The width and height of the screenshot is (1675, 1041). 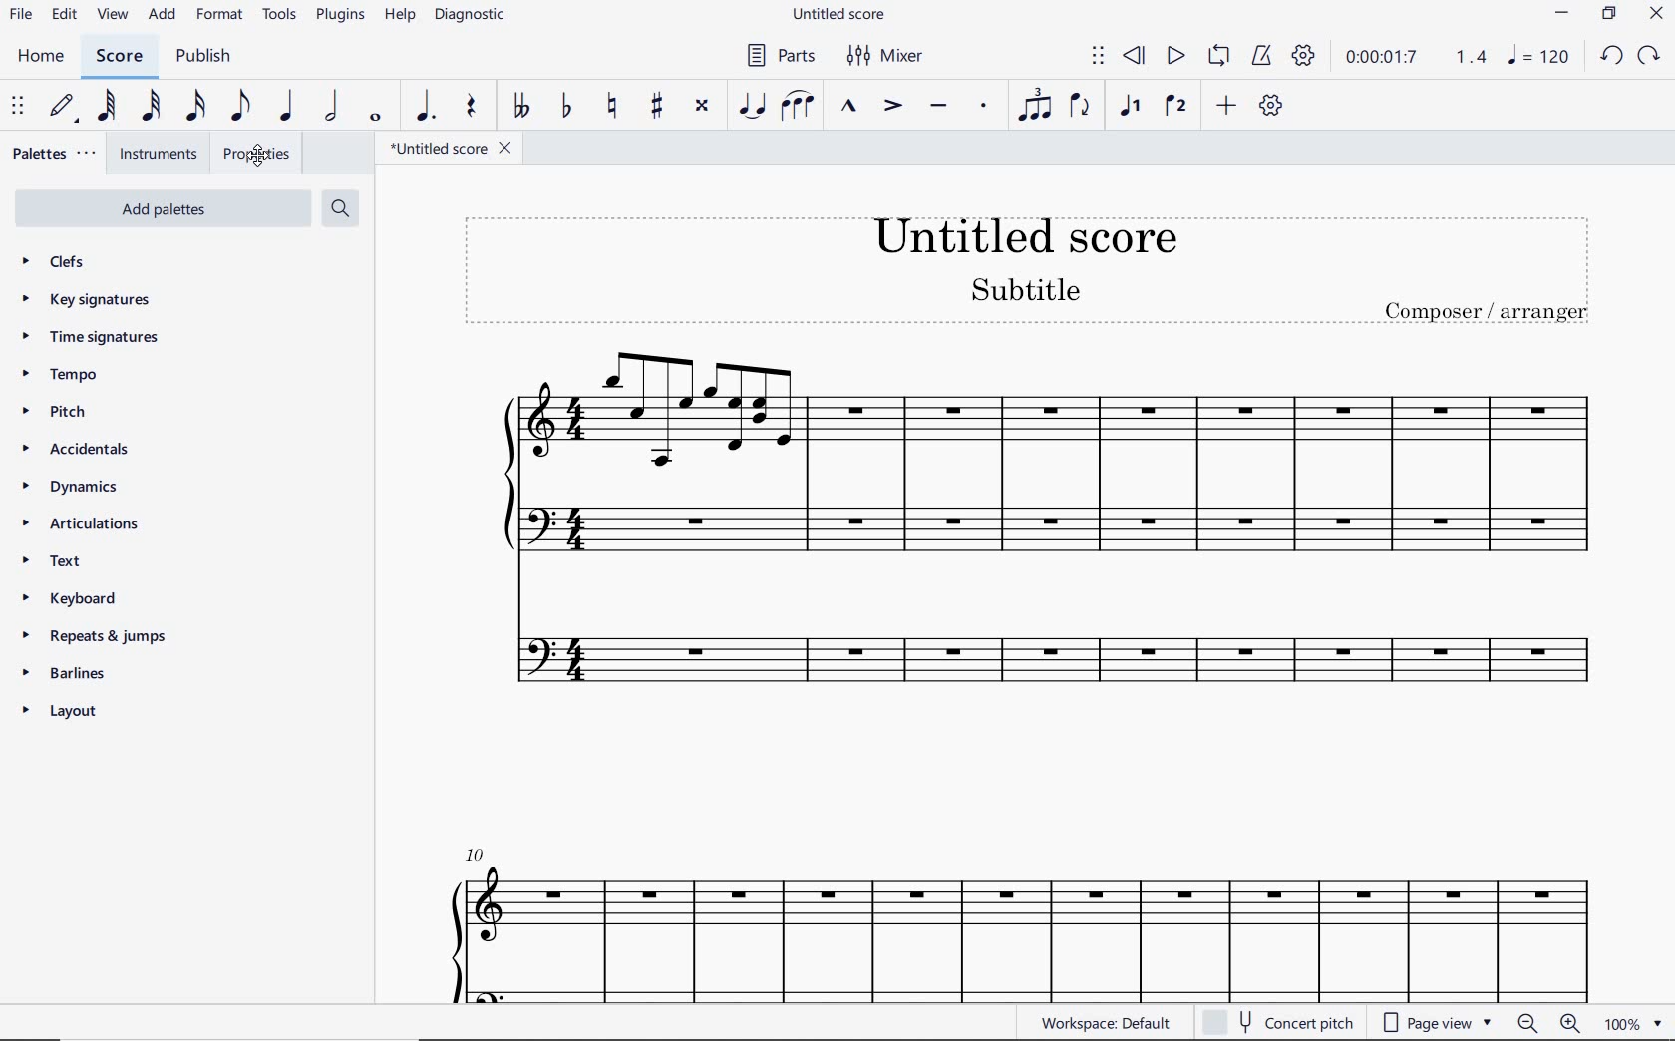 What do you see at coordinates (1413, 57) in the screenshot?
I see `PLAY TIME` at bounding box center [1413, 57].